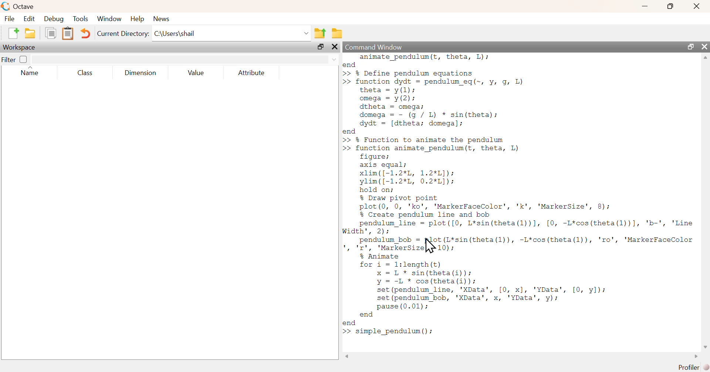  What do you see at coordinates (32, 33) in the screenshot?
I see `open an existing file in directory` at bounding box center [32, 33].